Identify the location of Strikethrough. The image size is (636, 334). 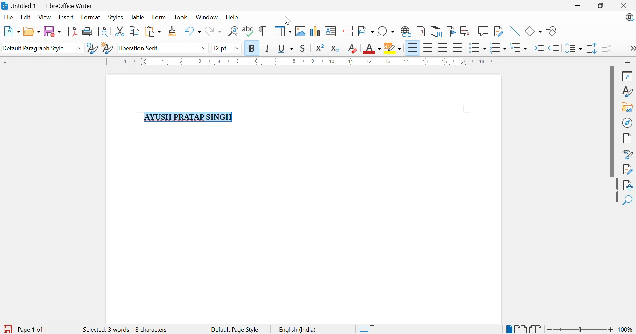
(303, 49).